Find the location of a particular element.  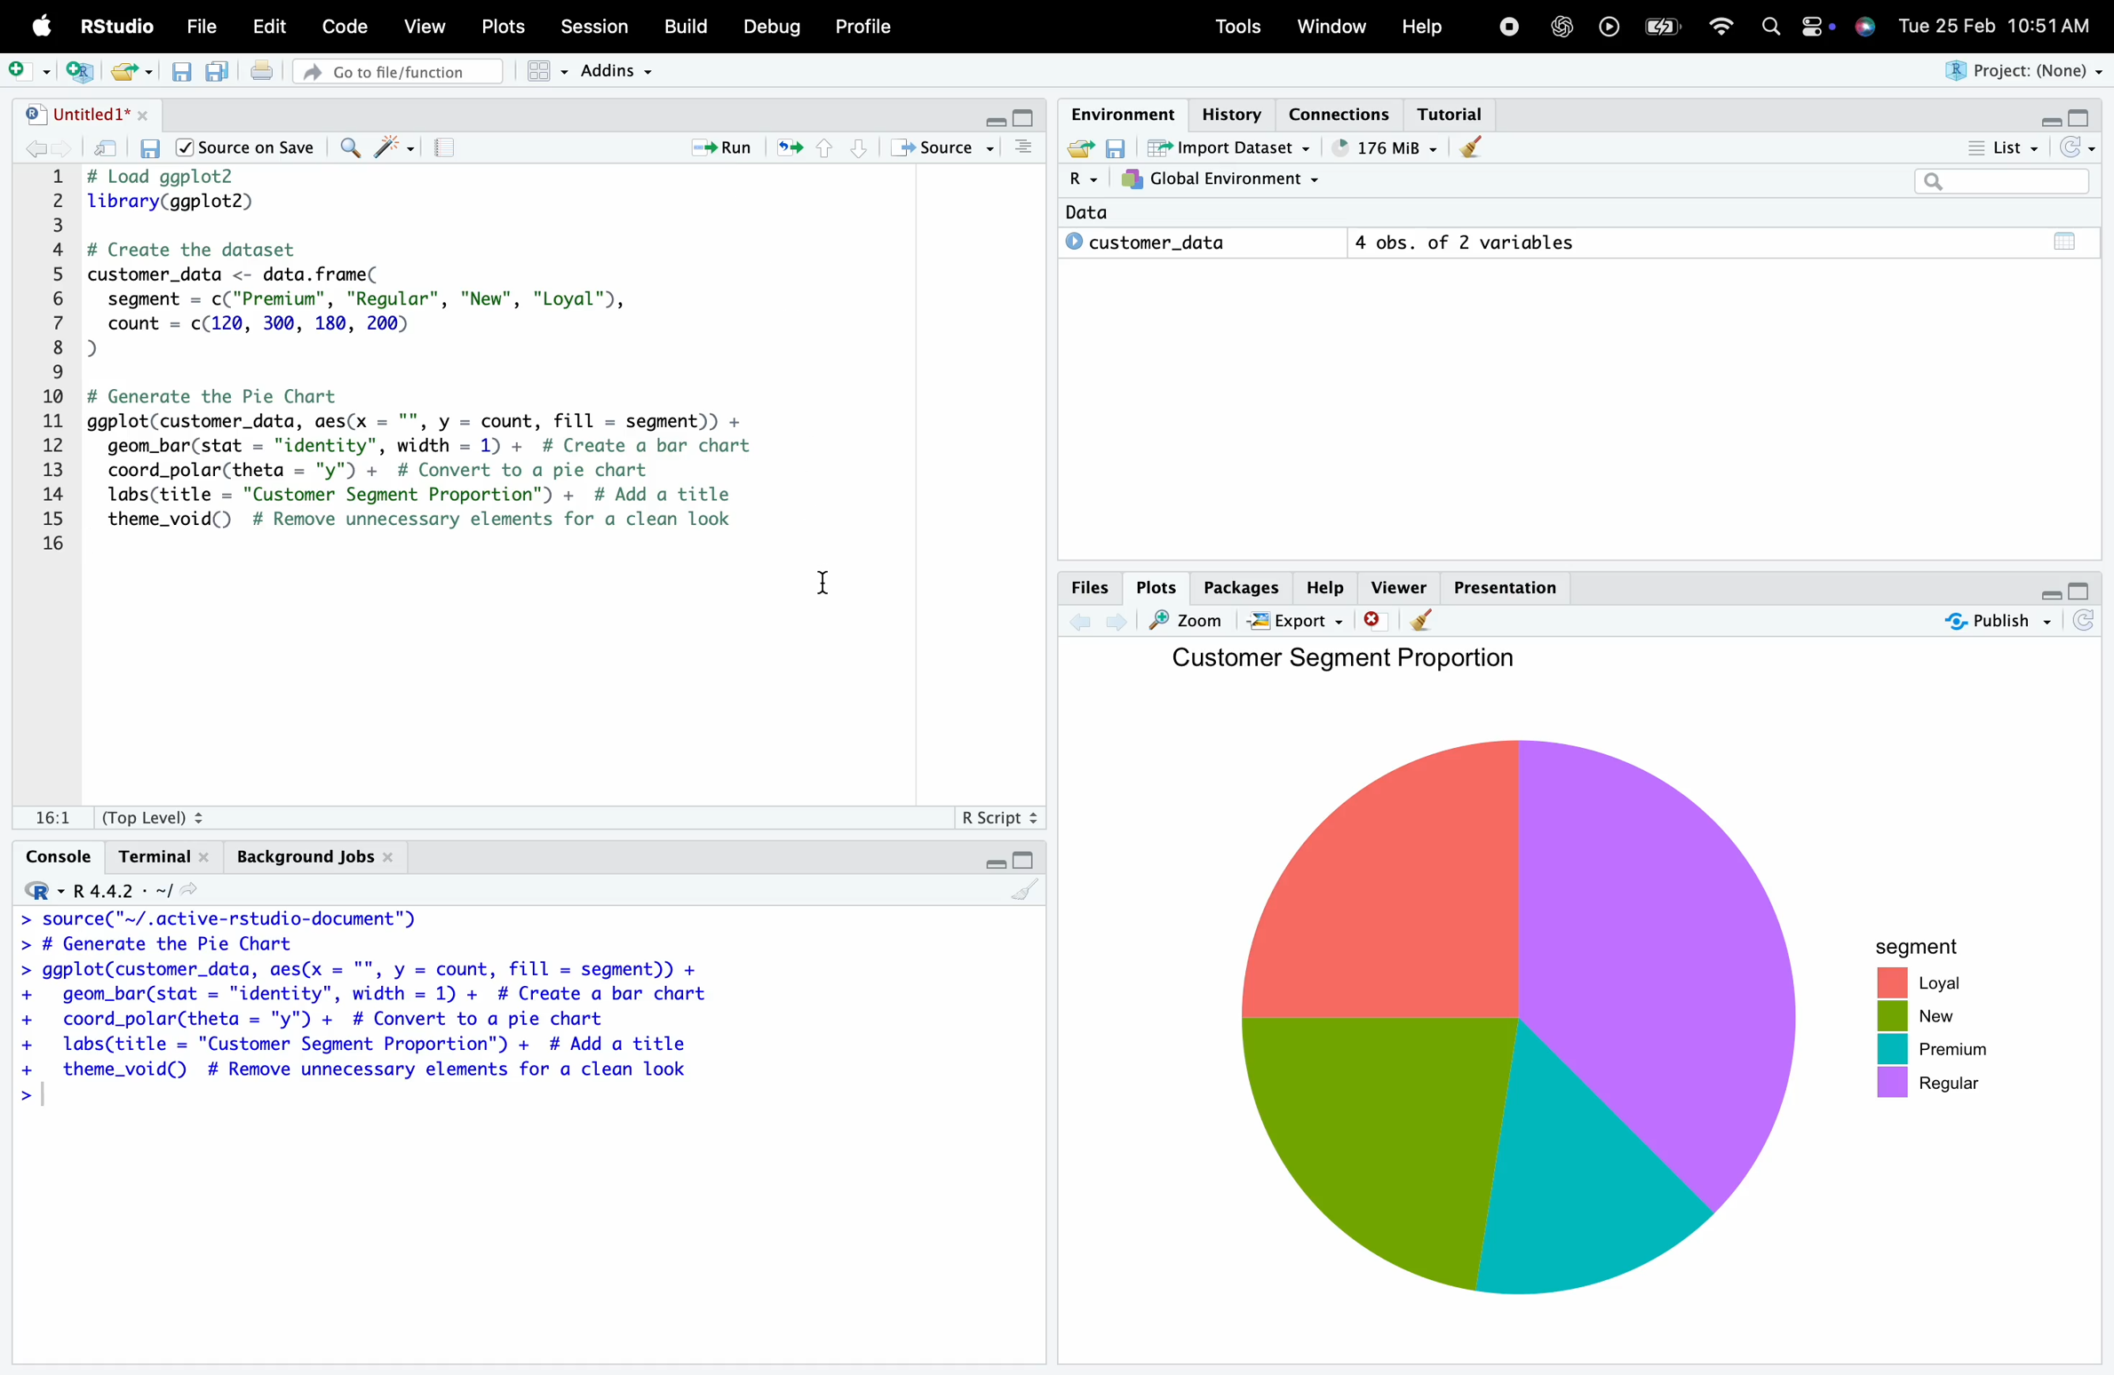

add script is located at coordinates (28, 67).